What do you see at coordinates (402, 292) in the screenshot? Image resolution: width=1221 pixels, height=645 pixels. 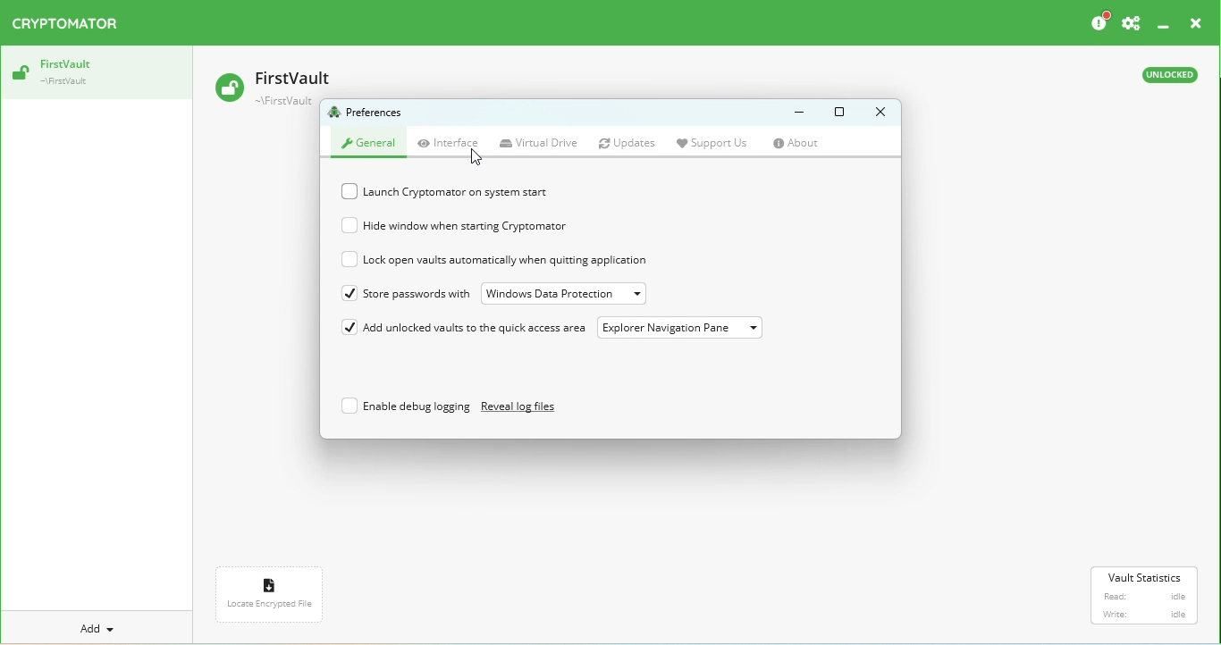 I see `Store password with` at bounding box center [402, 292].